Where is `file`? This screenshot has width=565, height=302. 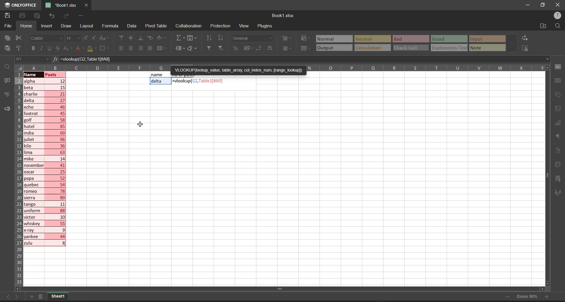 file is located at coordinates (9, 25).